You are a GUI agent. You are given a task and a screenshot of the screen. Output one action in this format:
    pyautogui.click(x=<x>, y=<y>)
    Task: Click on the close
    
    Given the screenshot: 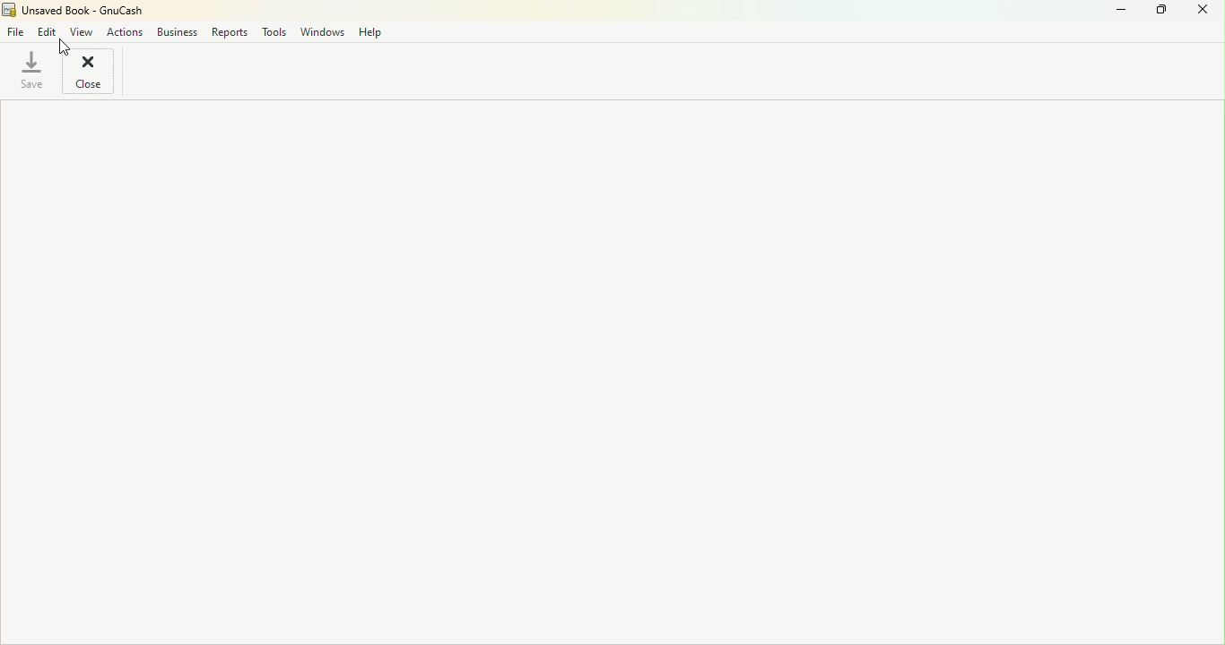 What is the action you would take?
    pyautogui.click(x=91, y=72)
    